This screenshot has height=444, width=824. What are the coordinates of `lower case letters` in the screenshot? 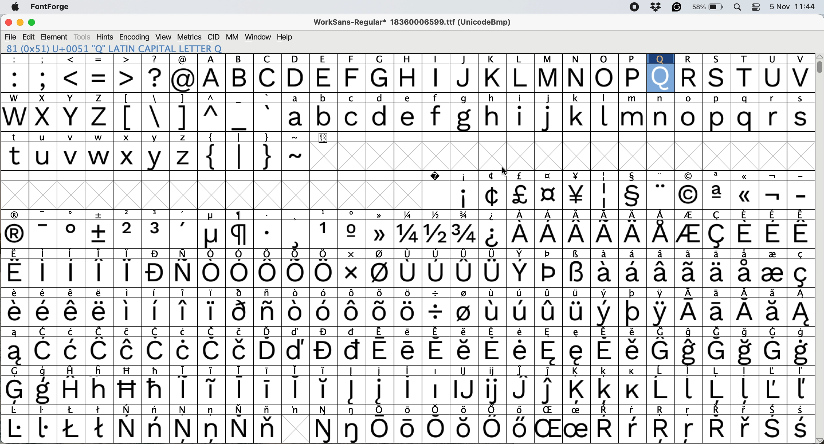 It's located at (546, 117).